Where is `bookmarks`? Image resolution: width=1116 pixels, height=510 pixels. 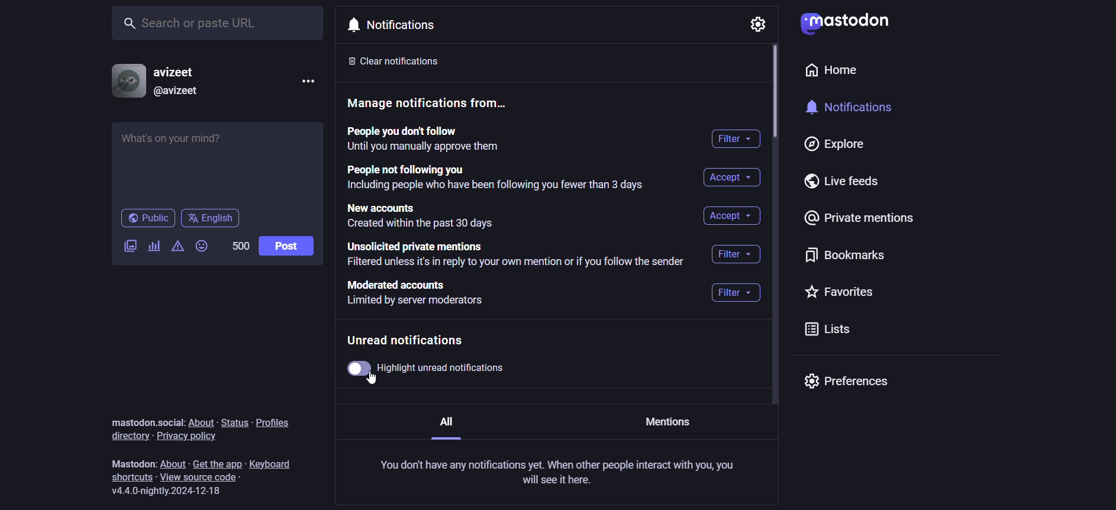
bookmarks is located at coordinates (842, 260).